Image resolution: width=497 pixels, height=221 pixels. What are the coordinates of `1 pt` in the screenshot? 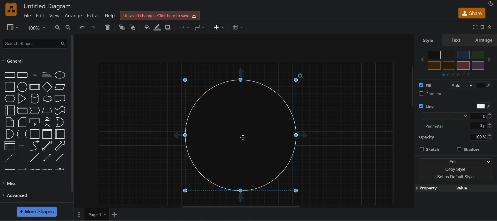 It's located at (481, 116).